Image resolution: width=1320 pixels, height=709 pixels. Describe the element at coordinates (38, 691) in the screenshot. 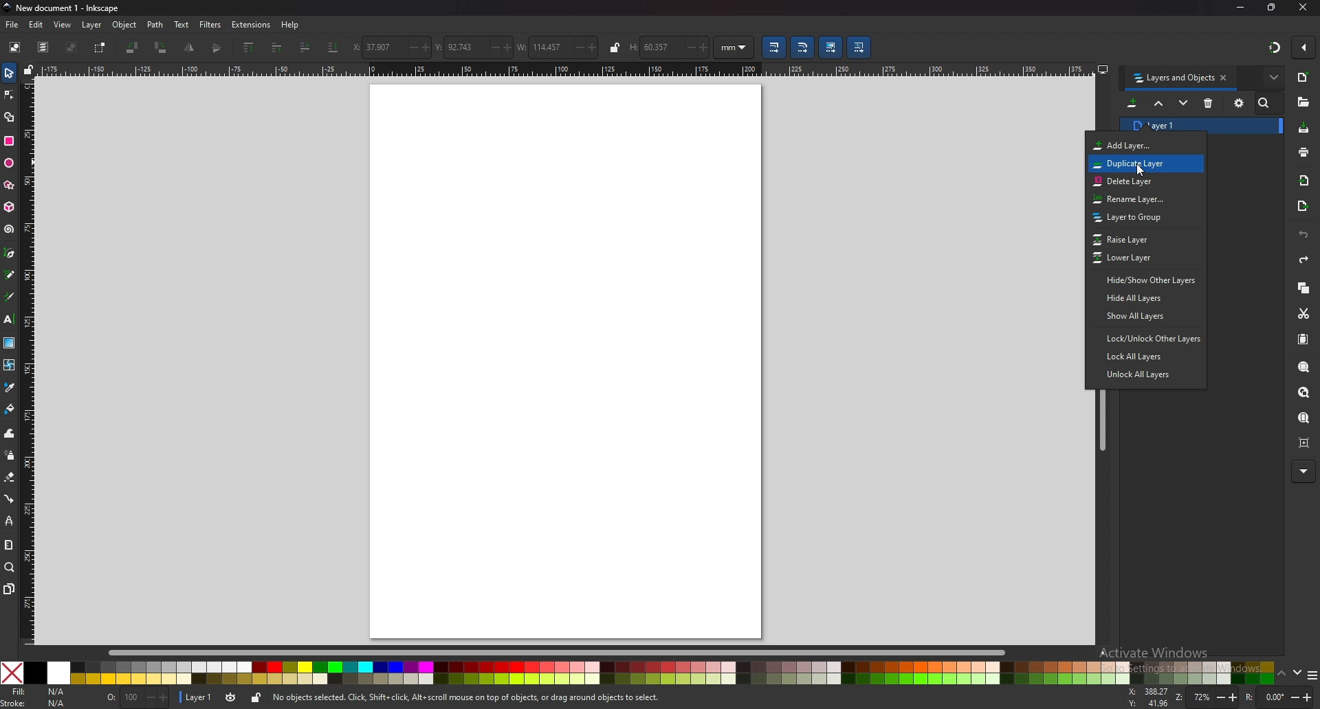

I see `fill` at that location.